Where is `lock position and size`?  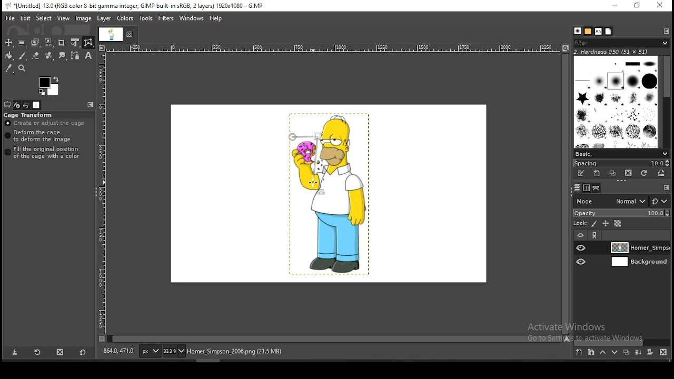
lock position and size is located at coordinates (605, 224).